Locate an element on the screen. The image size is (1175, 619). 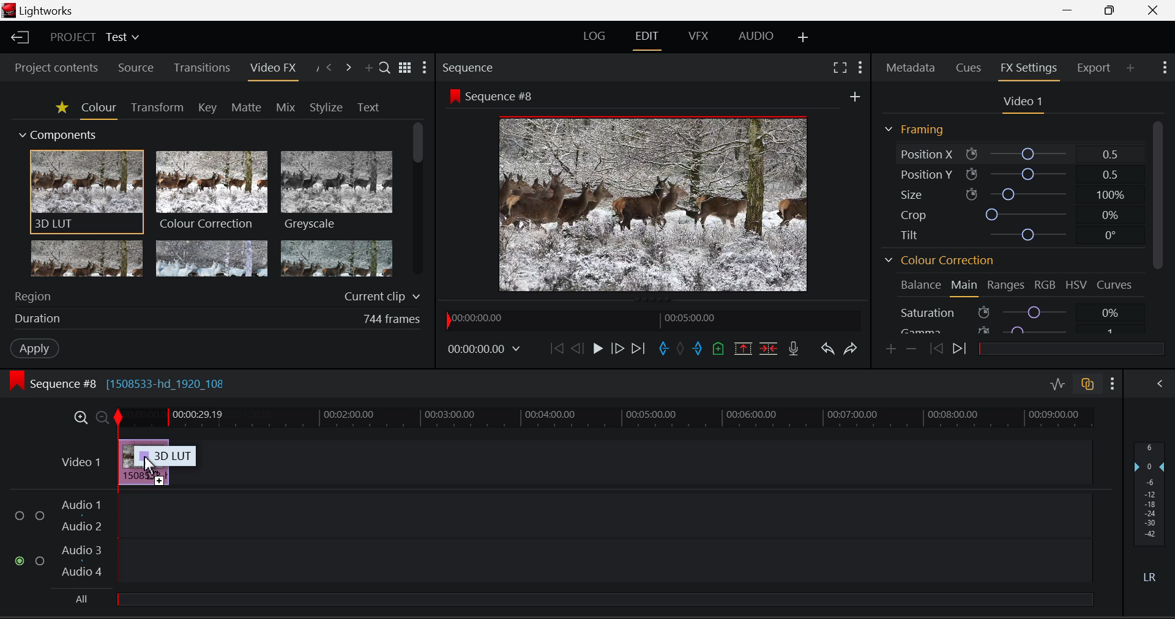
Next Panel is located at coordinates (349, 66).